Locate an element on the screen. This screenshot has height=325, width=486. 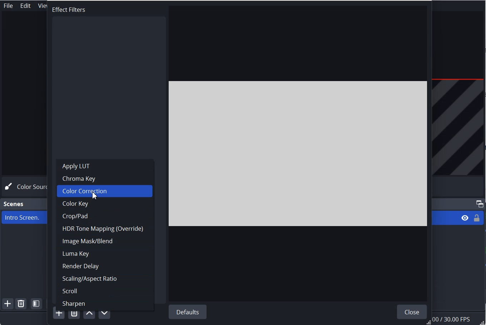
HDR Tone Mapping is located at coordinates (104, 229).